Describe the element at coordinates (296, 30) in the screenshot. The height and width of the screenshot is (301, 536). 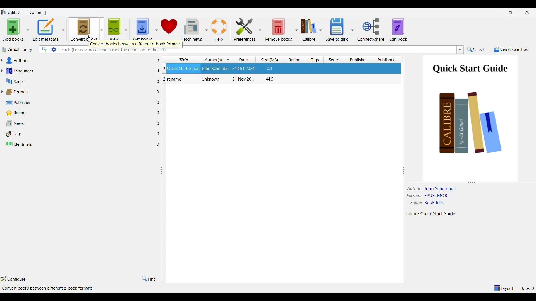
I see `Remove book options` at that location.